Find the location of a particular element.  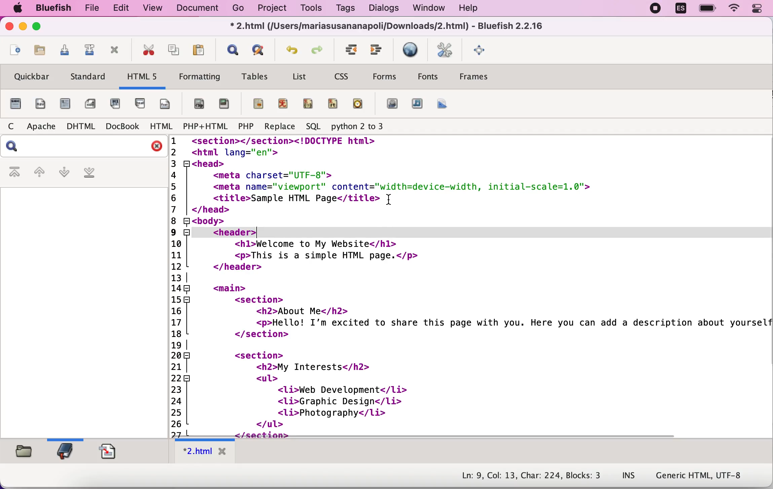

tags is located at coordinates (350, 9).